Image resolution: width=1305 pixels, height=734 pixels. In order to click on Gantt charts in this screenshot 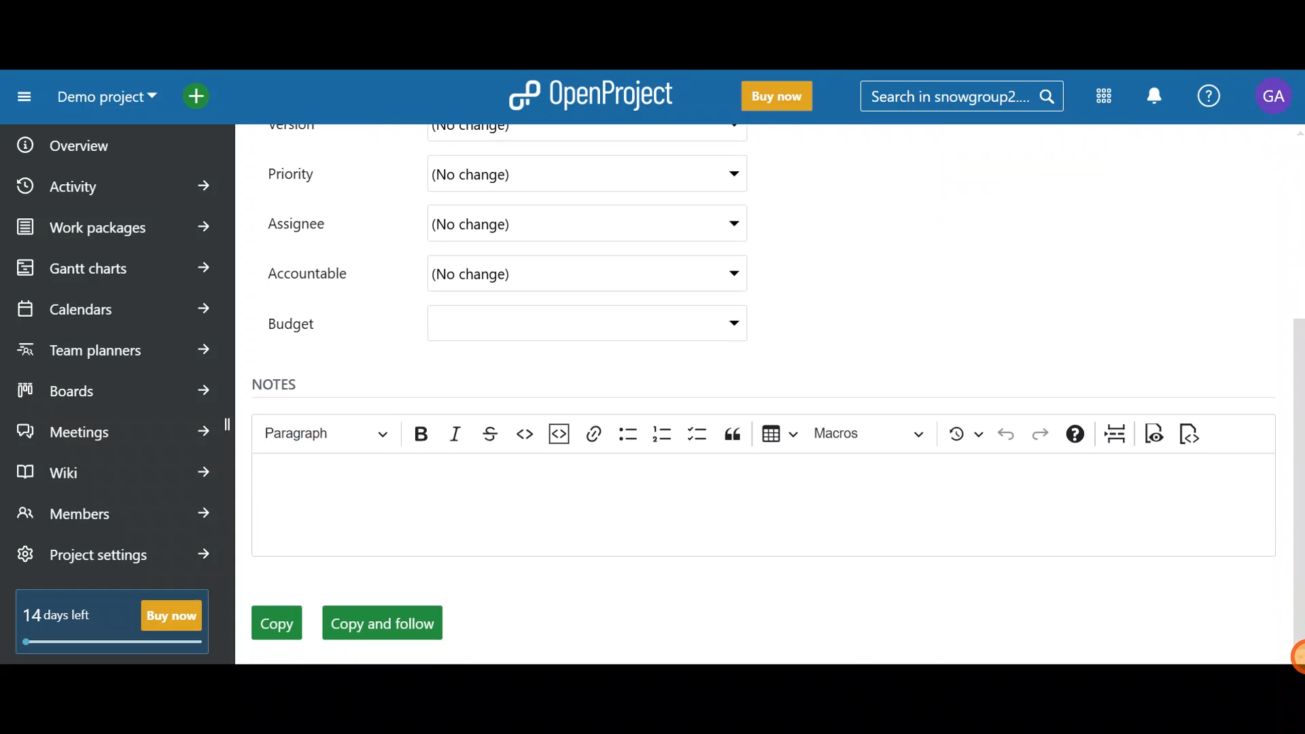, I will do `click(115, 269)`.